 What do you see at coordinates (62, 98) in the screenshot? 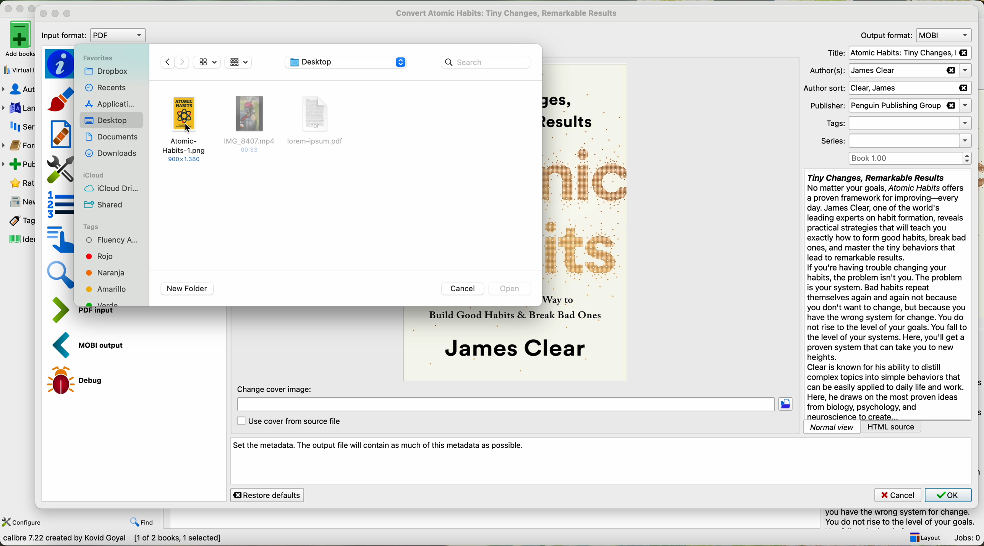
I see `look and feel` at bounding box center [62, 98].